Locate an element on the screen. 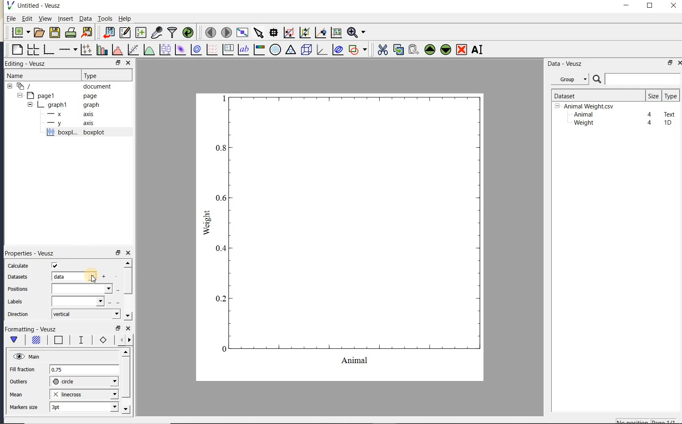  Fill fraction is located at coordinates (22, 370).